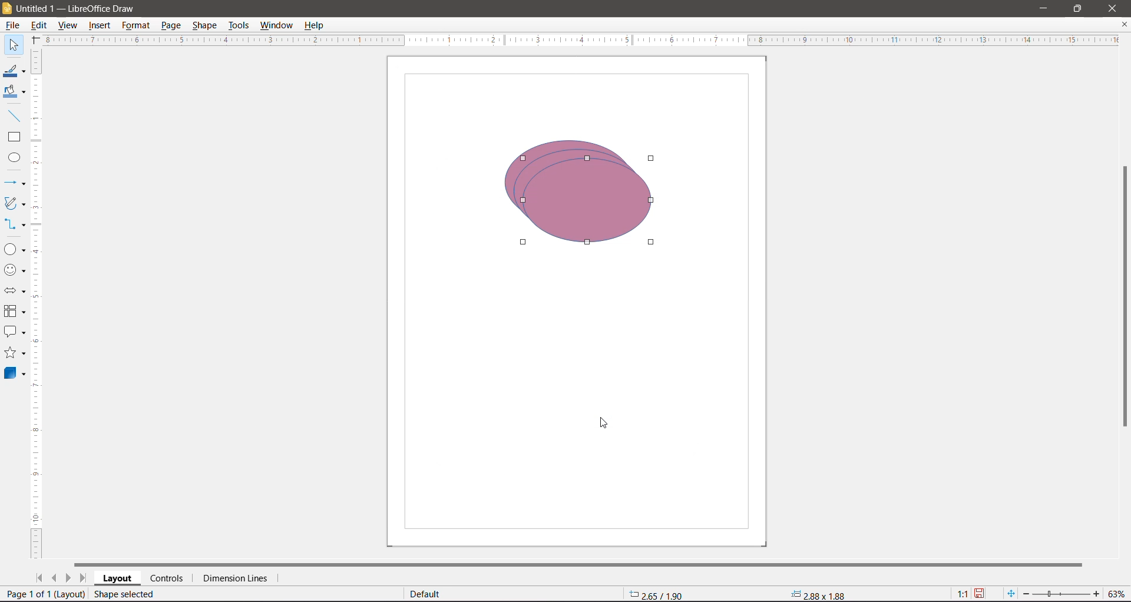  Describe the element at coordinates (1044, 9) in the screenshot. I see `Minimize` at that location.